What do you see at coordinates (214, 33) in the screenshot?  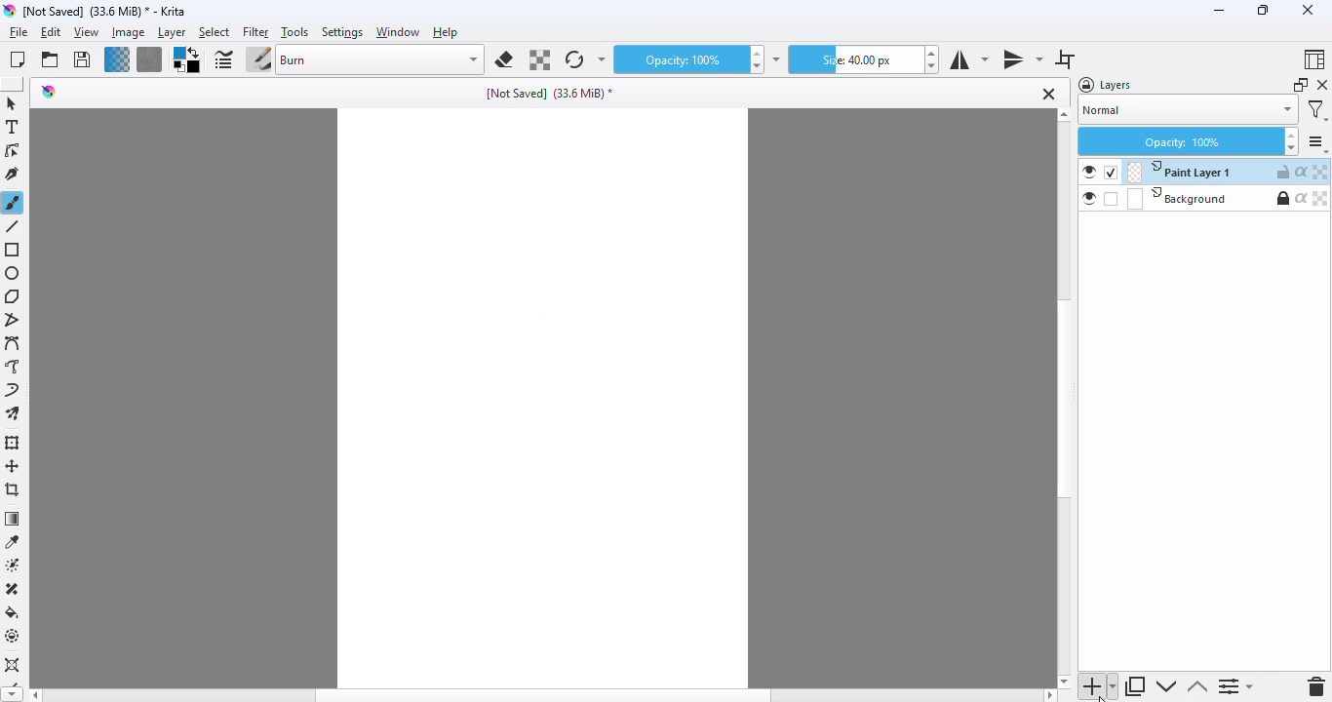 I see `select` at bounding box center [214, 33].